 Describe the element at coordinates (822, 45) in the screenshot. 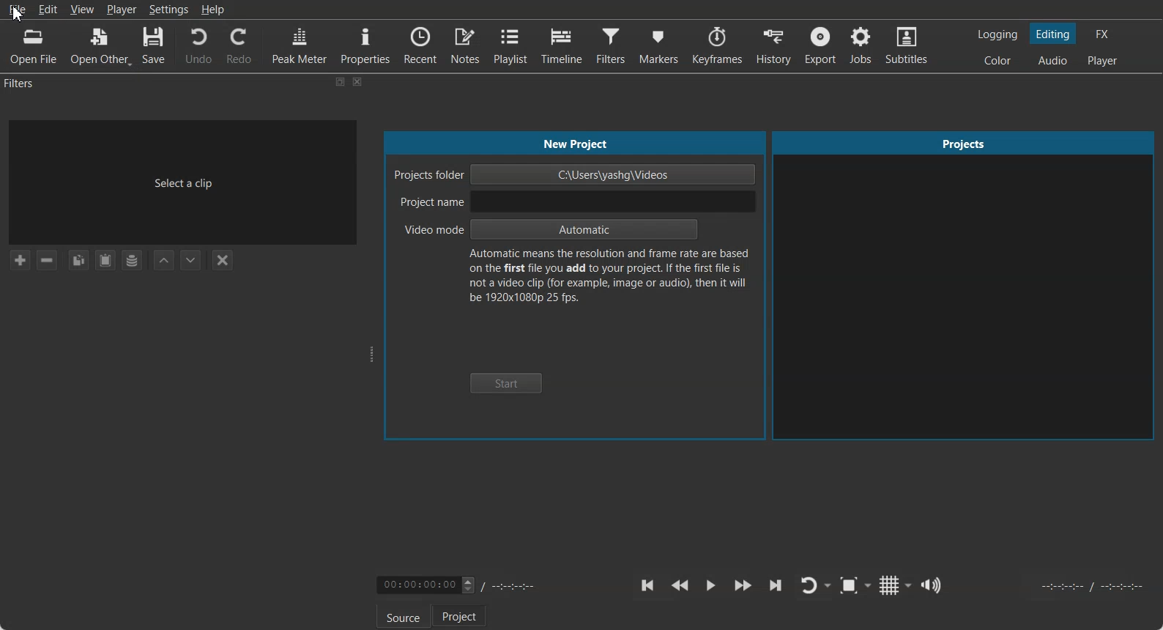

I see `Export` at that location.